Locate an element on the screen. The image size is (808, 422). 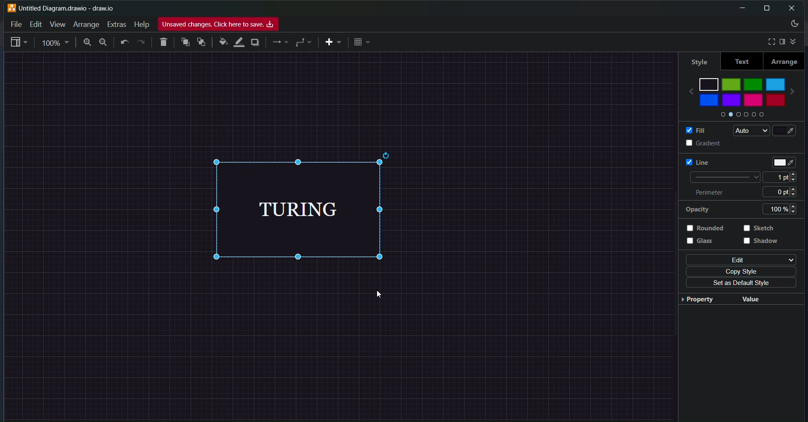
Edit is located at coordinates (34, 24).